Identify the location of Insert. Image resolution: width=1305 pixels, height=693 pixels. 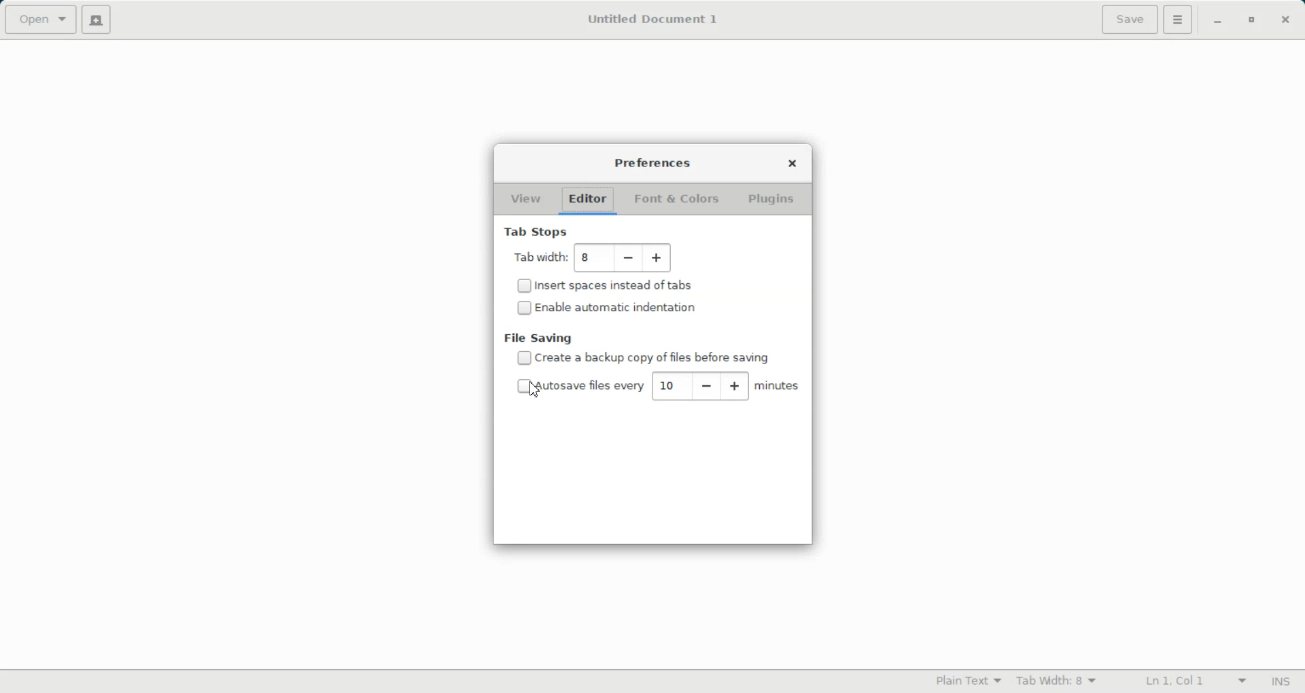
(1280, 682).